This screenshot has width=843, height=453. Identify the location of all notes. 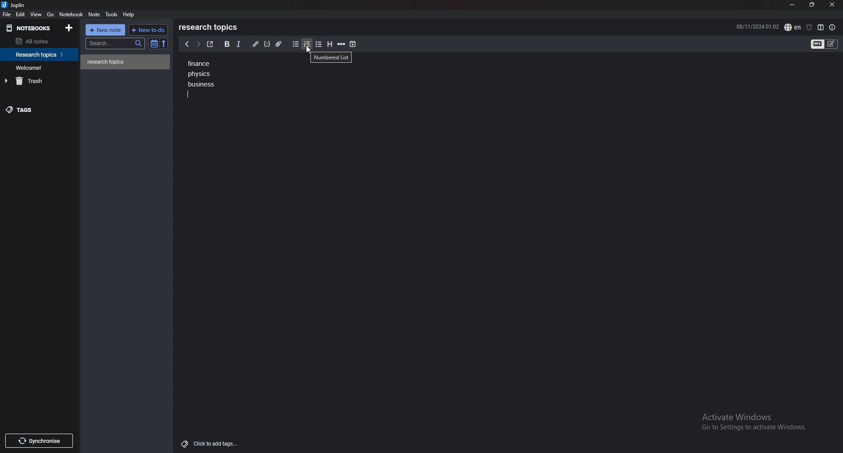
(36, 42).